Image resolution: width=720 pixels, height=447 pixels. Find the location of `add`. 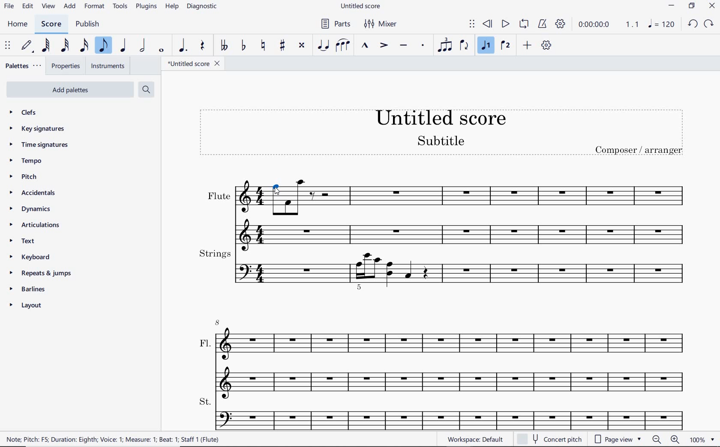

add is located at coordinates (70, 7).